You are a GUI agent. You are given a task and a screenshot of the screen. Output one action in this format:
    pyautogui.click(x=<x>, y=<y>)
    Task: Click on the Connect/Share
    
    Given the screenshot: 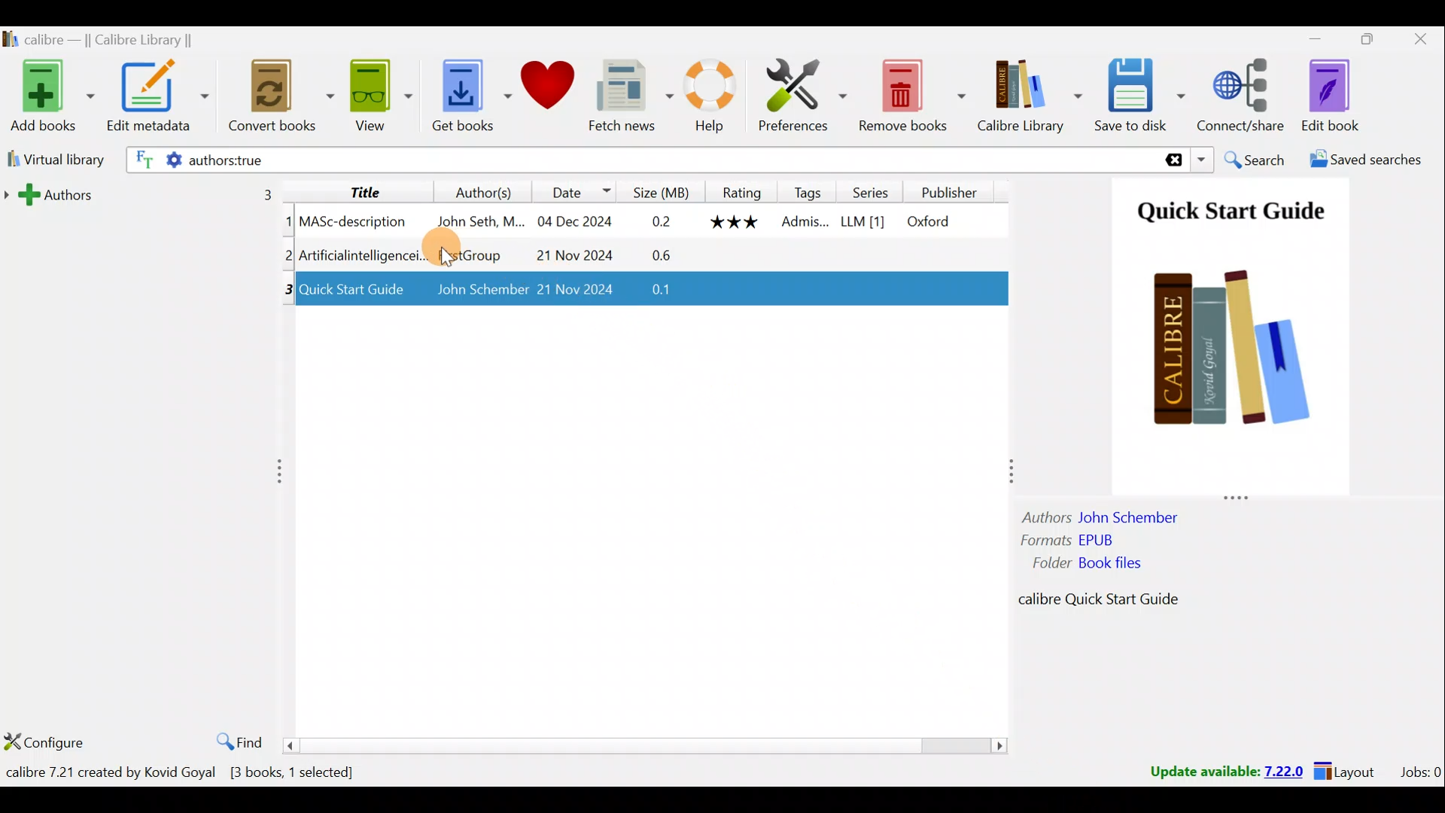 What is the action you would take?
    pyautogui.click(x=1243, y=101)
    